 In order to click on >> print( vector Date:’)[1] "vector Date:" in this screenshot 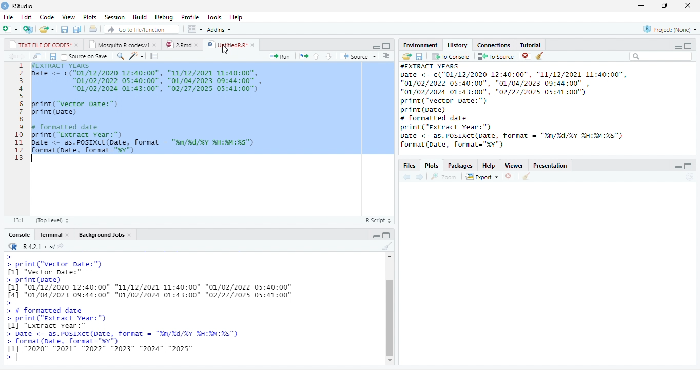, I will do `click(66, 265)`.